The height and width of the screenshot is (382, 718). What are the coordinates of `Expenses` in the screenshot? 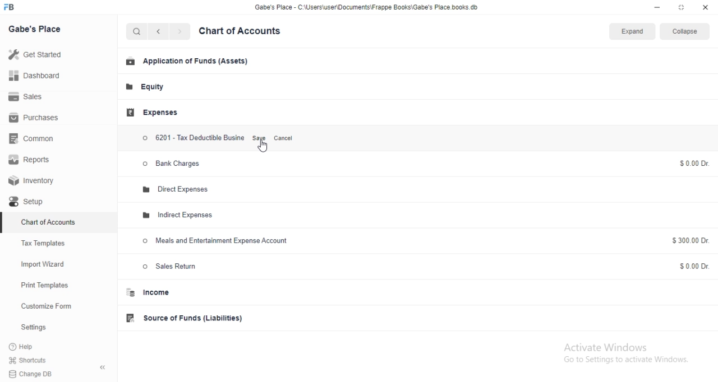 It's located at (153, 112).